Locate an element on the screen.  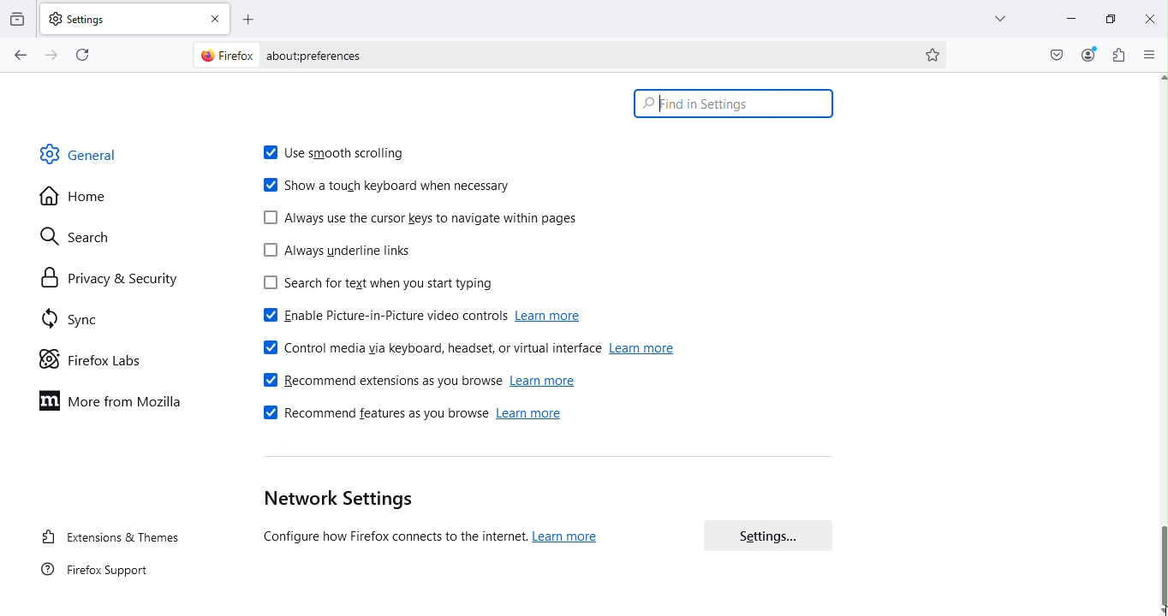
learn more is located at coordinates (532, 417).